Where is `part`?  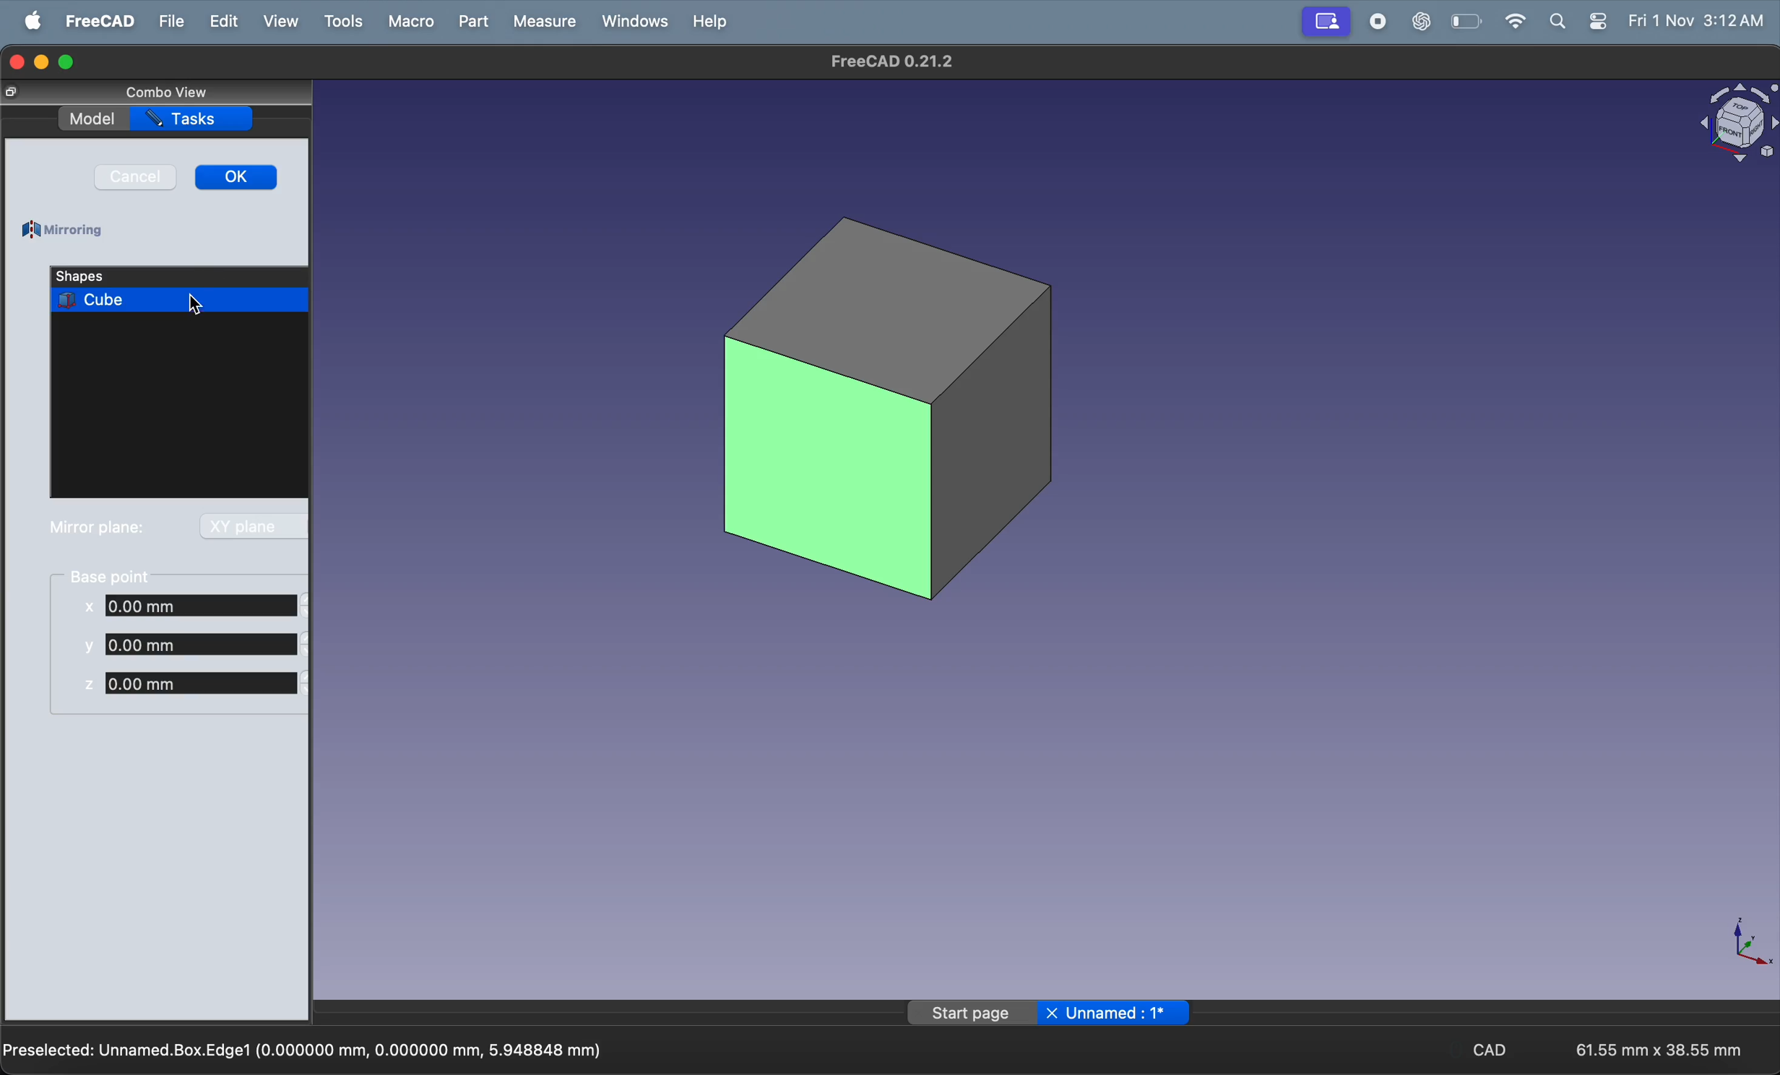 part is located at coordinates (473, 22).